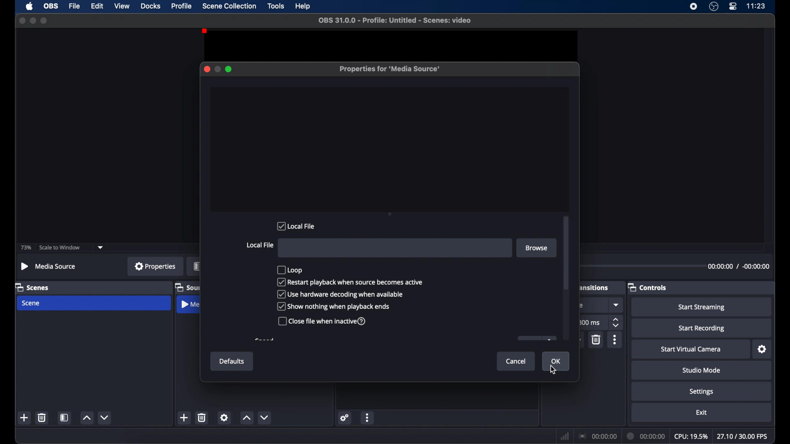 This screenshot has width=790, height=444. Describe the element at coordinates (232, 362) in the screenshot. I see `defaults` at that location.